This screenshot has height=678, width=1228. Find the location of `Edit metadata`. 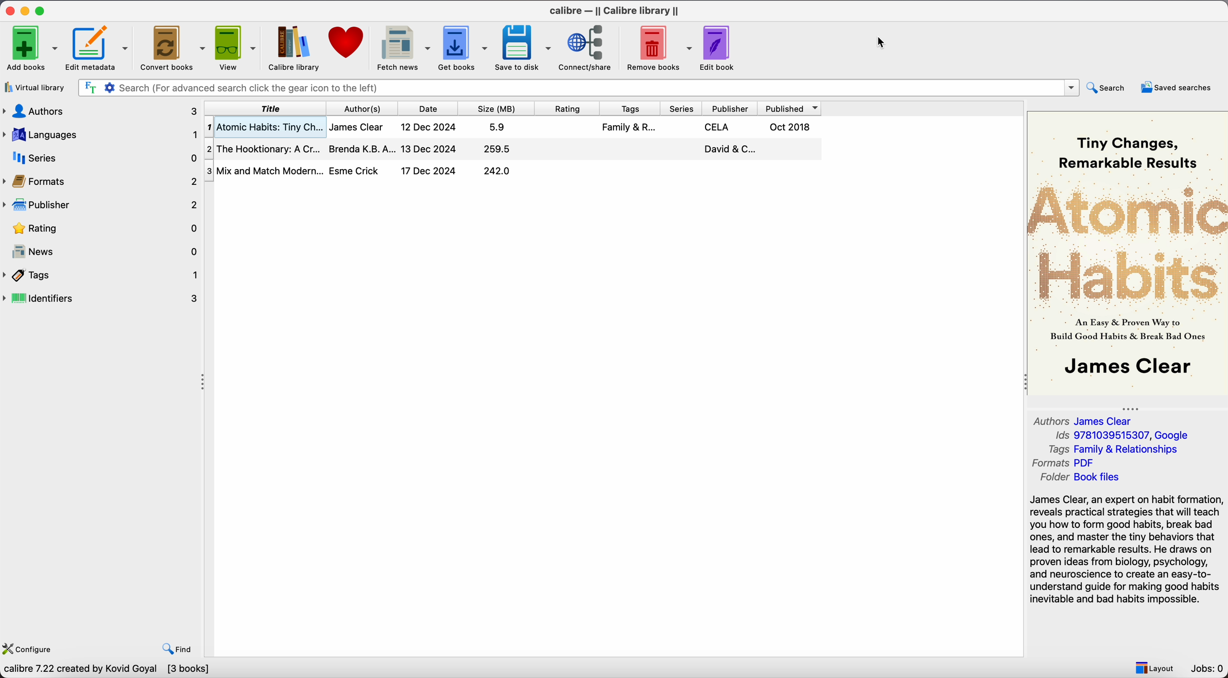

Edit metadata is located at coordinates (98, 48).